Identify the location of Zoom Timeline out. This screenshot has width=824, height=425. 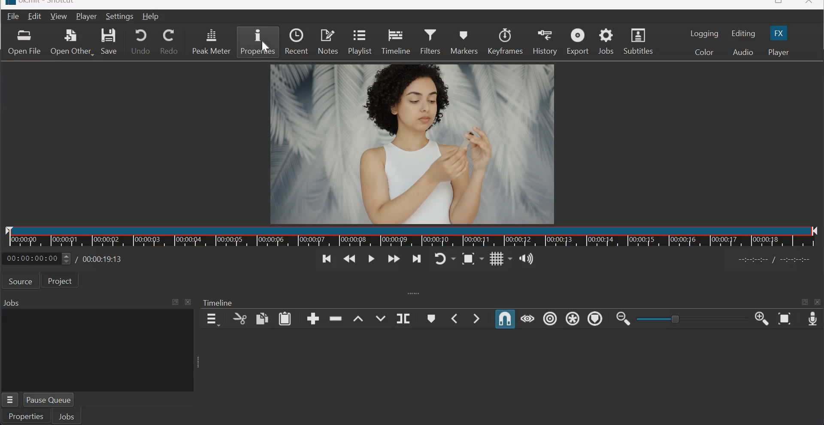
(623, 320).